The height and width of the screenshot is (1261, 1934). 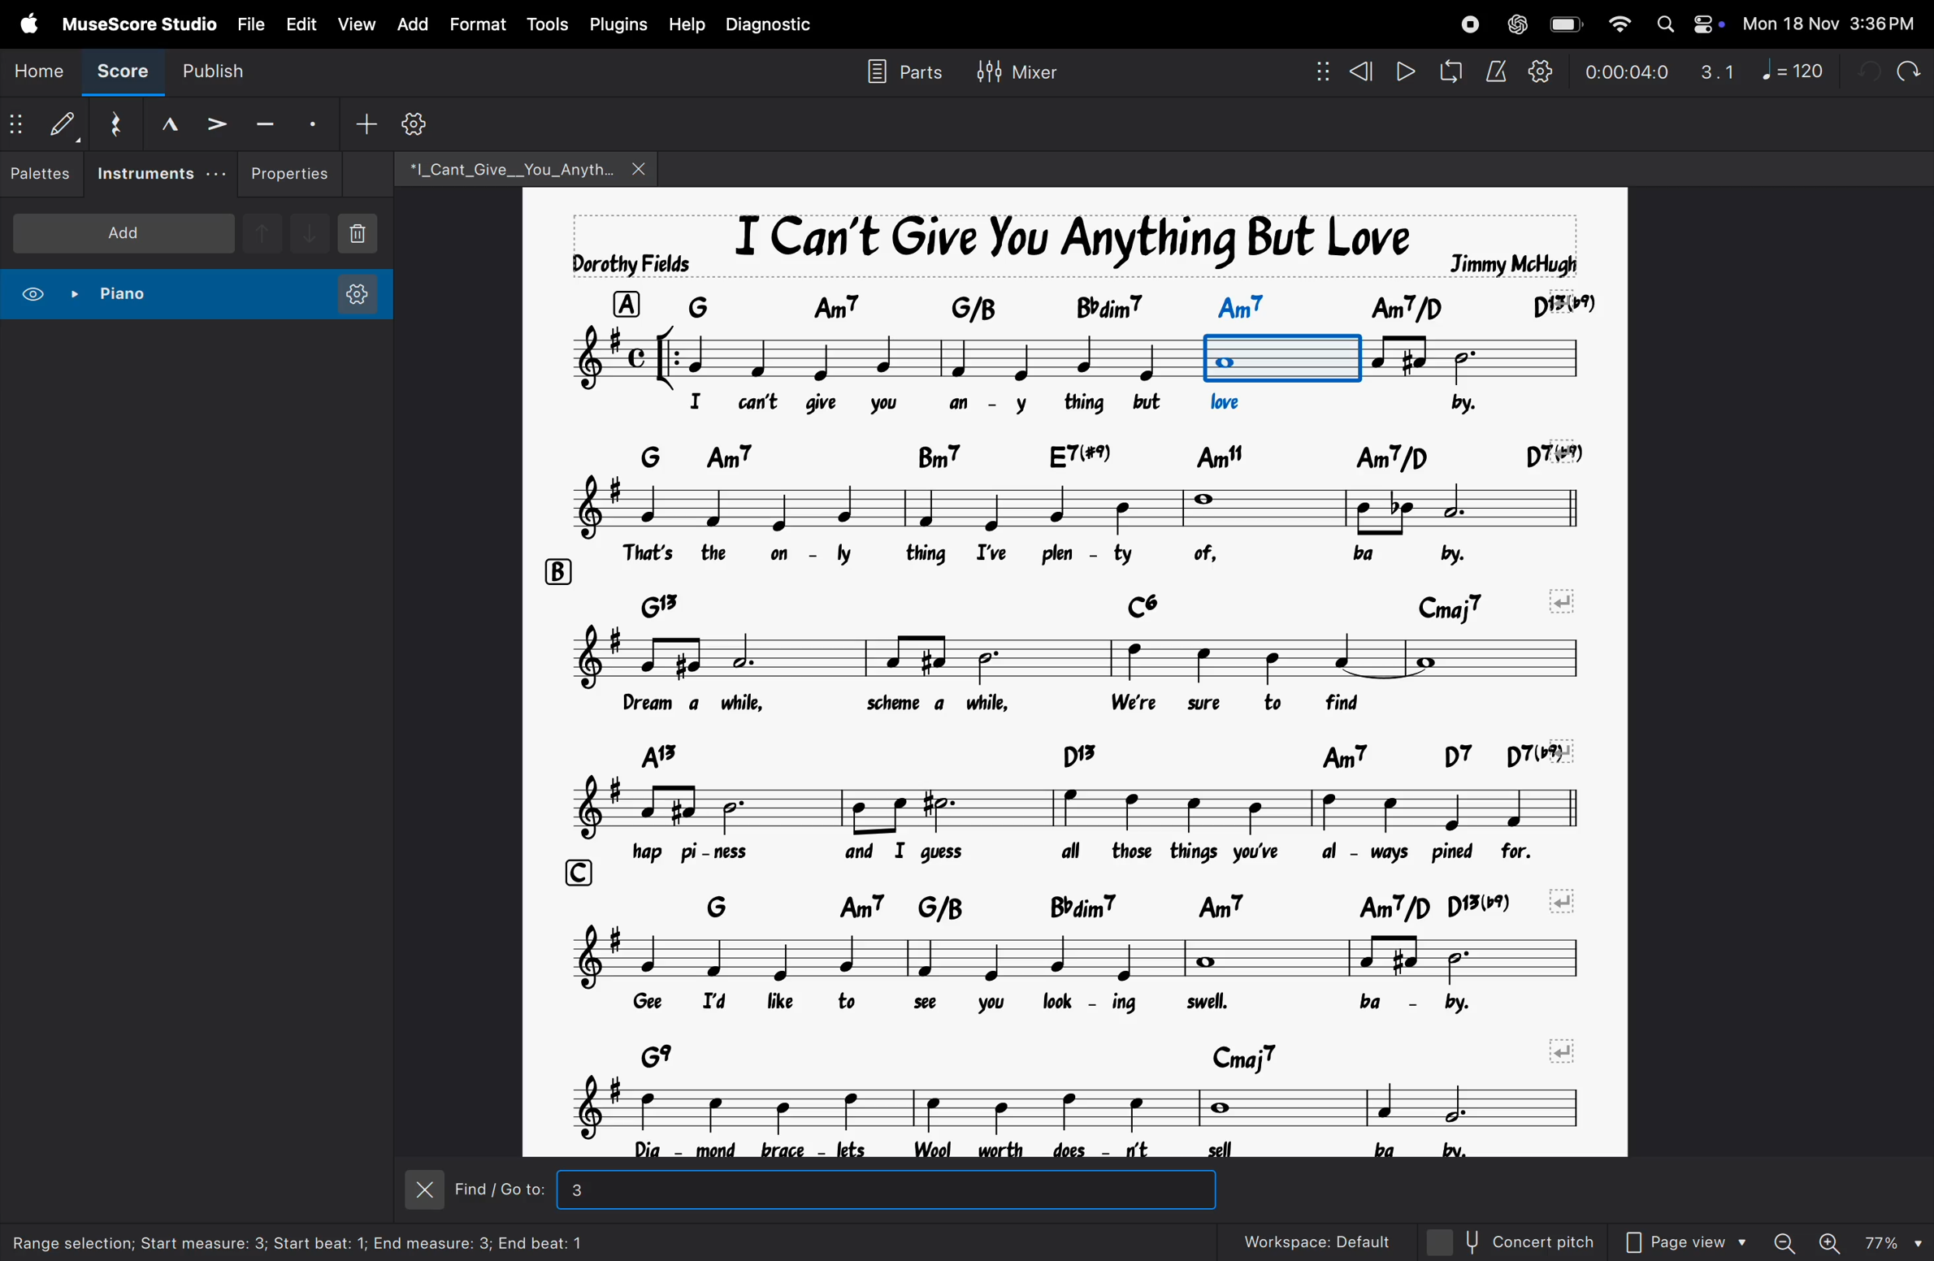 What do you see at coordinates (1066, 557) in the screenshot?
I see `lyrics` at bounding box center [1066, 557].